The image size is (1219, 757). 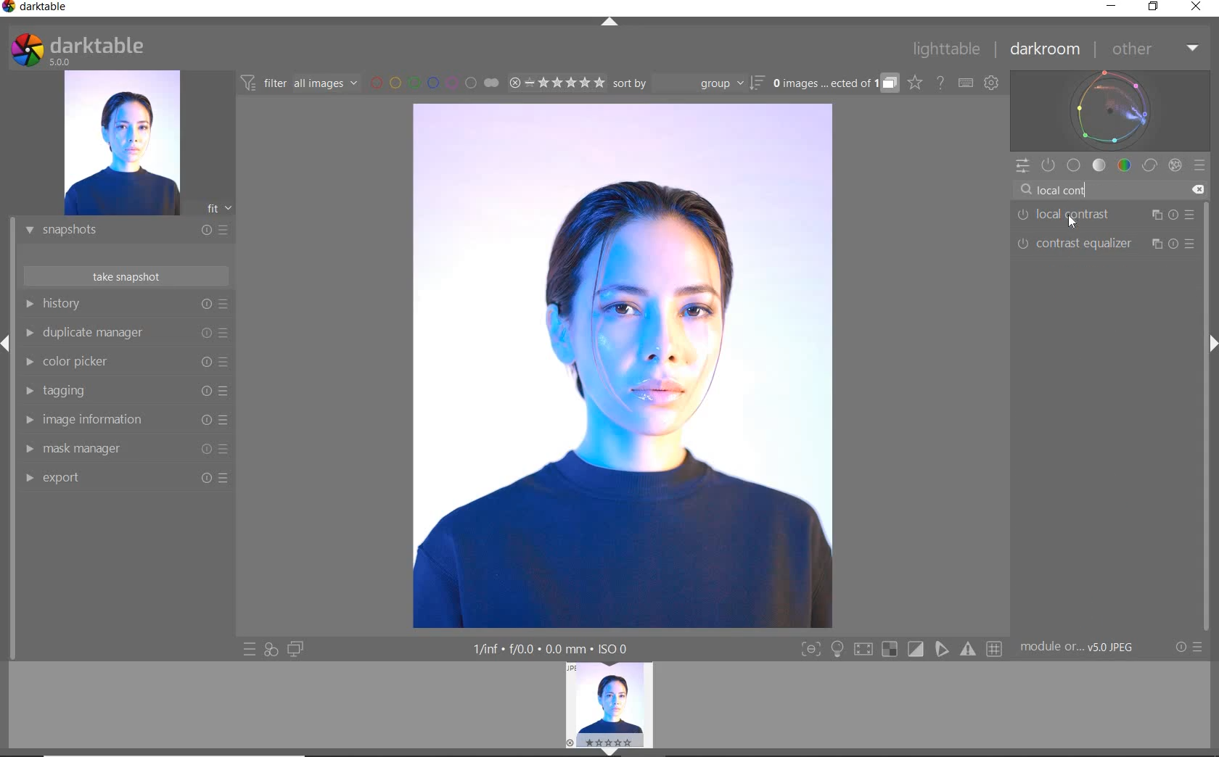 What do you see at coordinates (966, 83) in the screenshot?
I see `SET KEYBOARD SHORTCUTS` at bounding box center [966, 83].